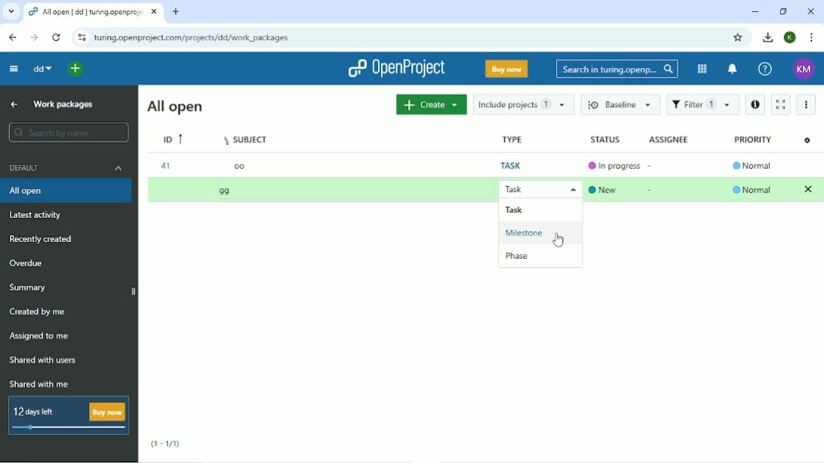  Describe the element at coordinates (519, 210) in the screenshot. I see `Task` at that location.